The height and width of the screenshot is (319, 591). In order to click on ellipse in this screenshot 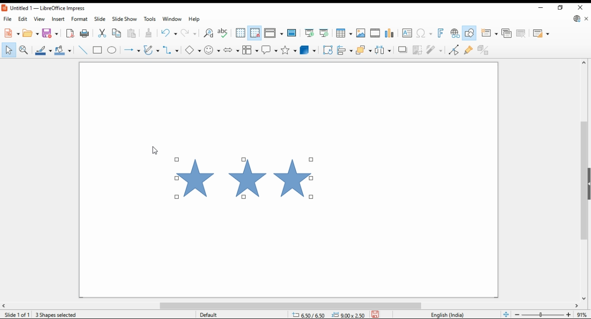, I will do `click(112, 50)`.